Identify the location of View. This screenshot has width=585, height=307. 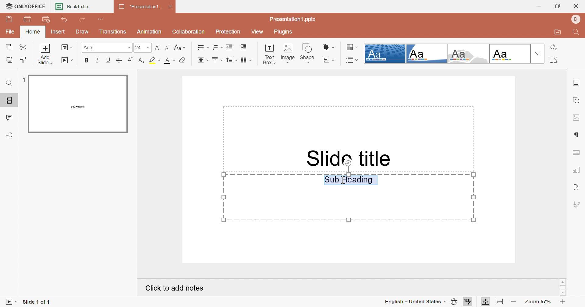
(259, 31).